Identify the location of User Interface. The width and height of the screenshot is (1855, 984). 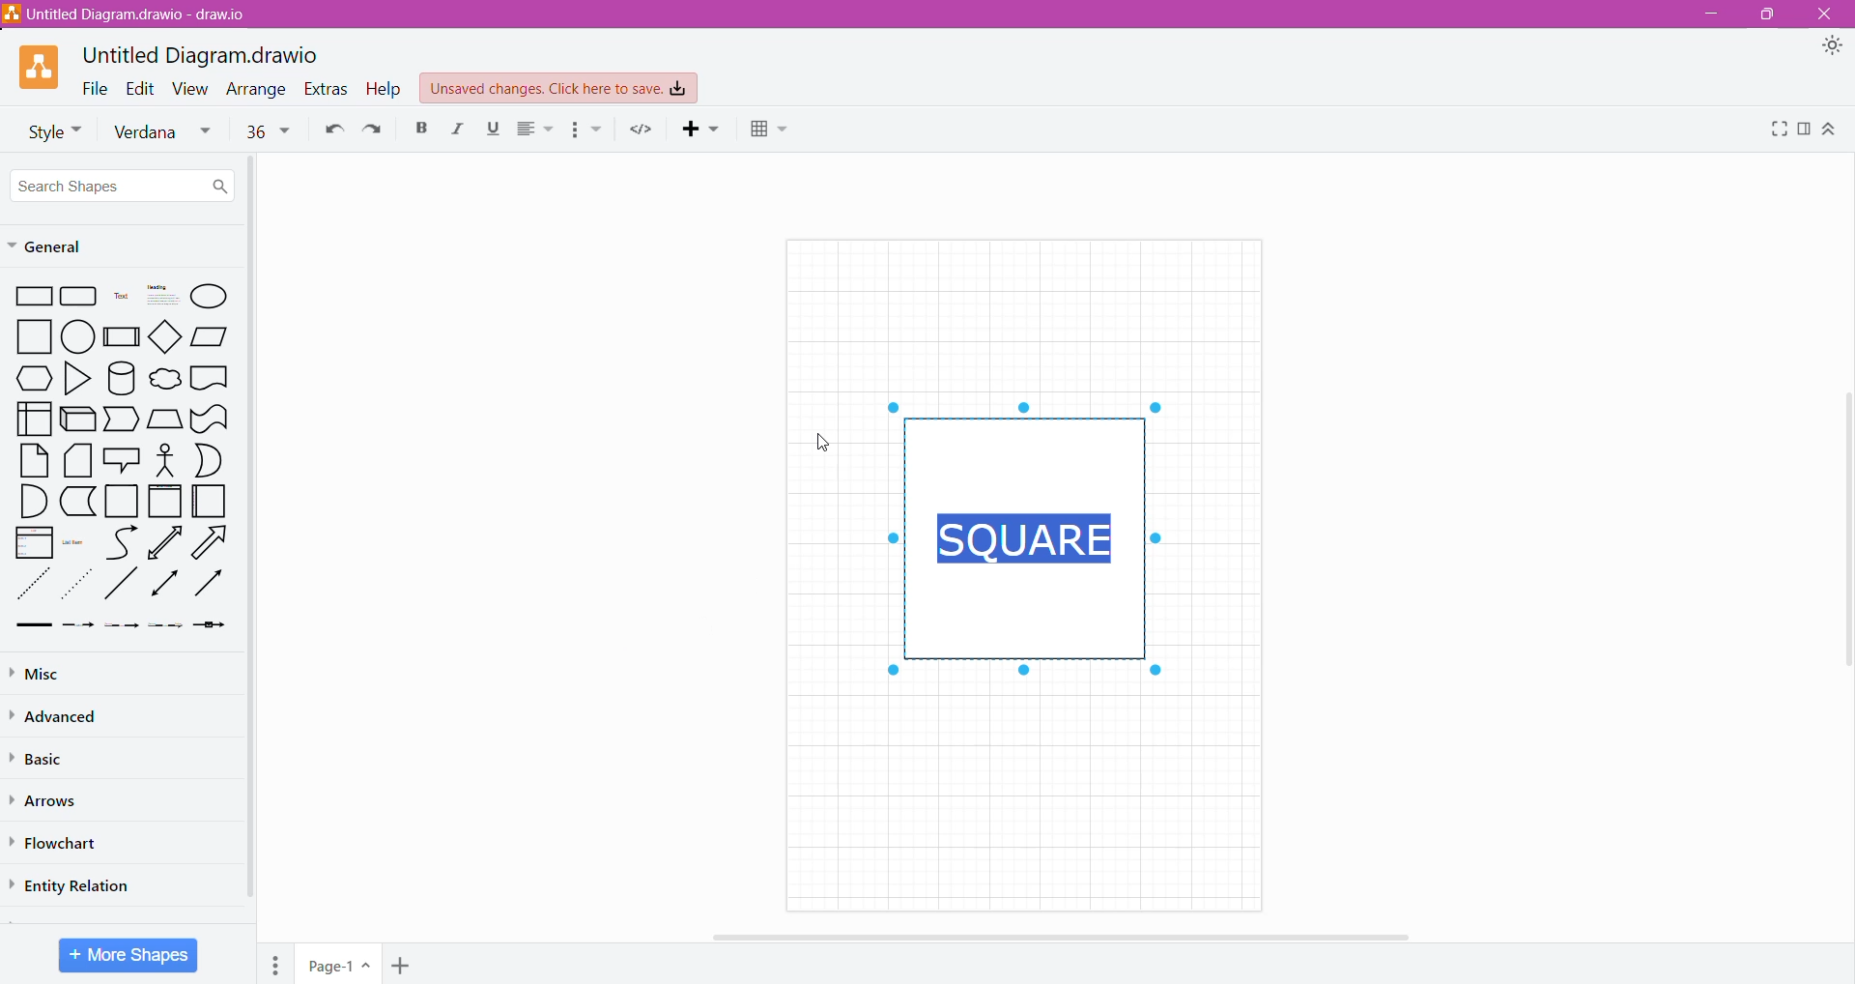
(33, 418).